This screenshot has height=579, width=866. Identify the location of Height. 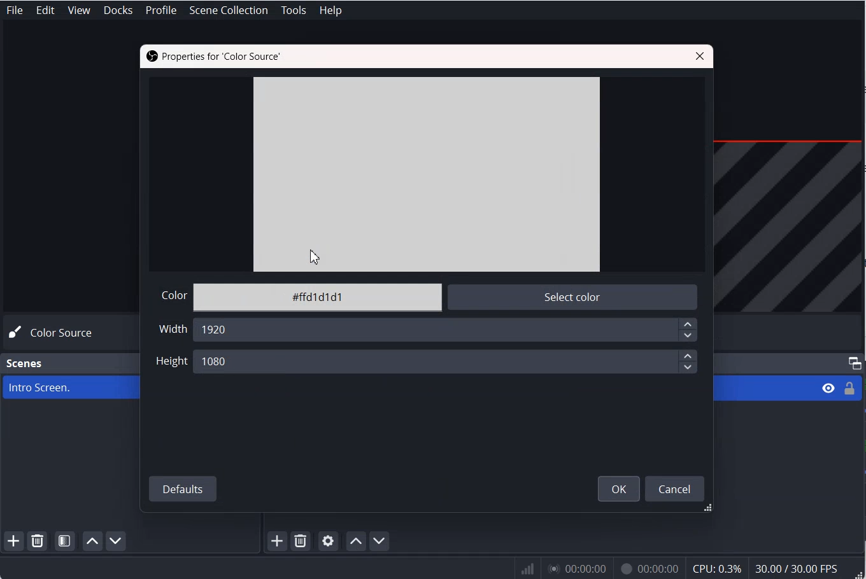
(447, 362).